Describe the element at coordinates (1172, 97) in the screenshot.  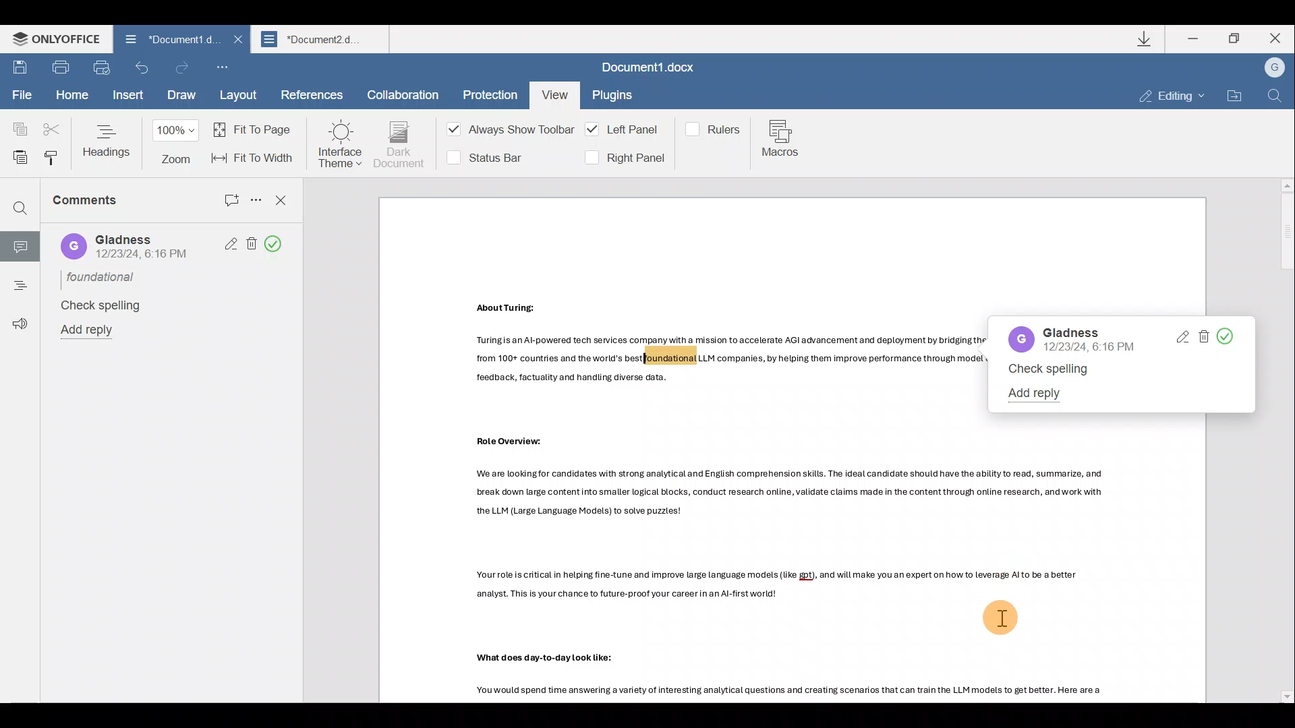
I see `Editing mode` at that location.